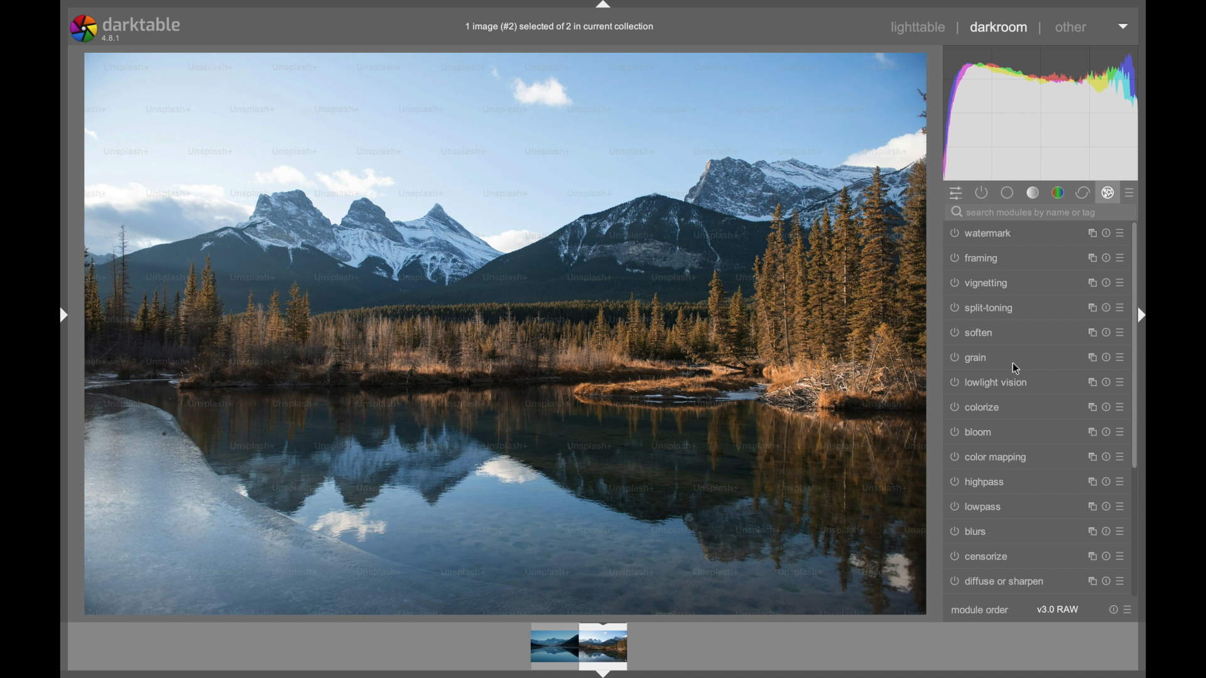  What do you see at coordinates (1070, 27) in the screenshot?
I see `other` at bounding box center [1070, 27].